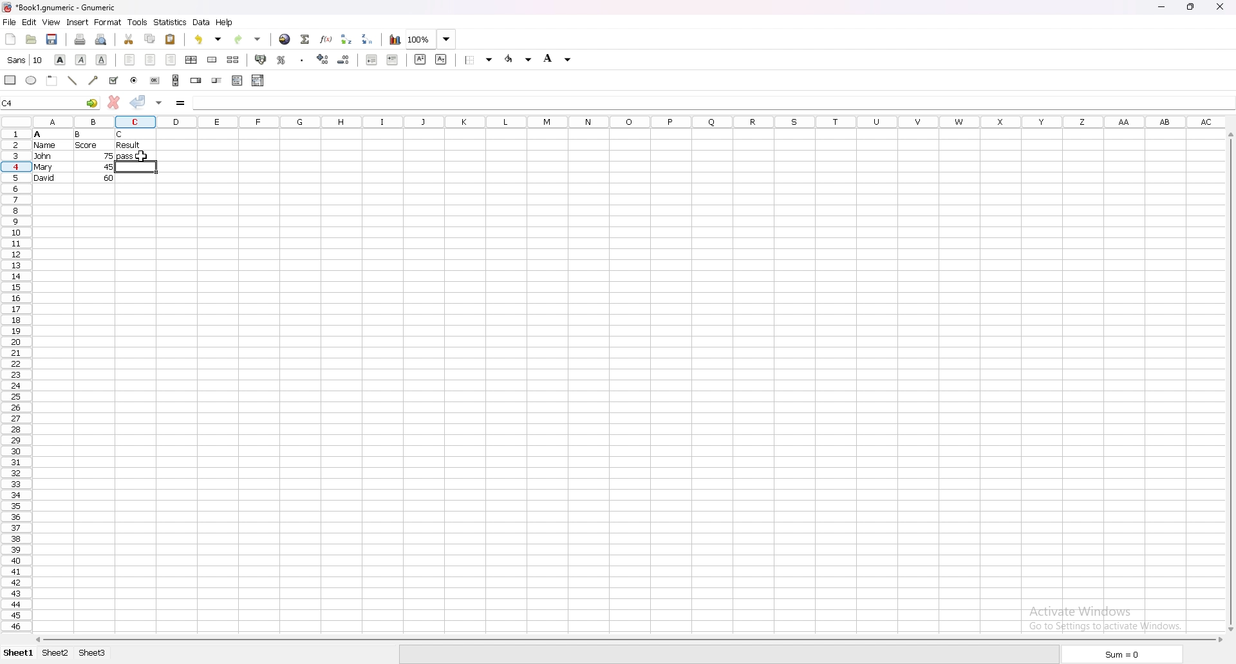 This screenshot has width=1236, height=664. I want to click on edit, so click(29, 23).